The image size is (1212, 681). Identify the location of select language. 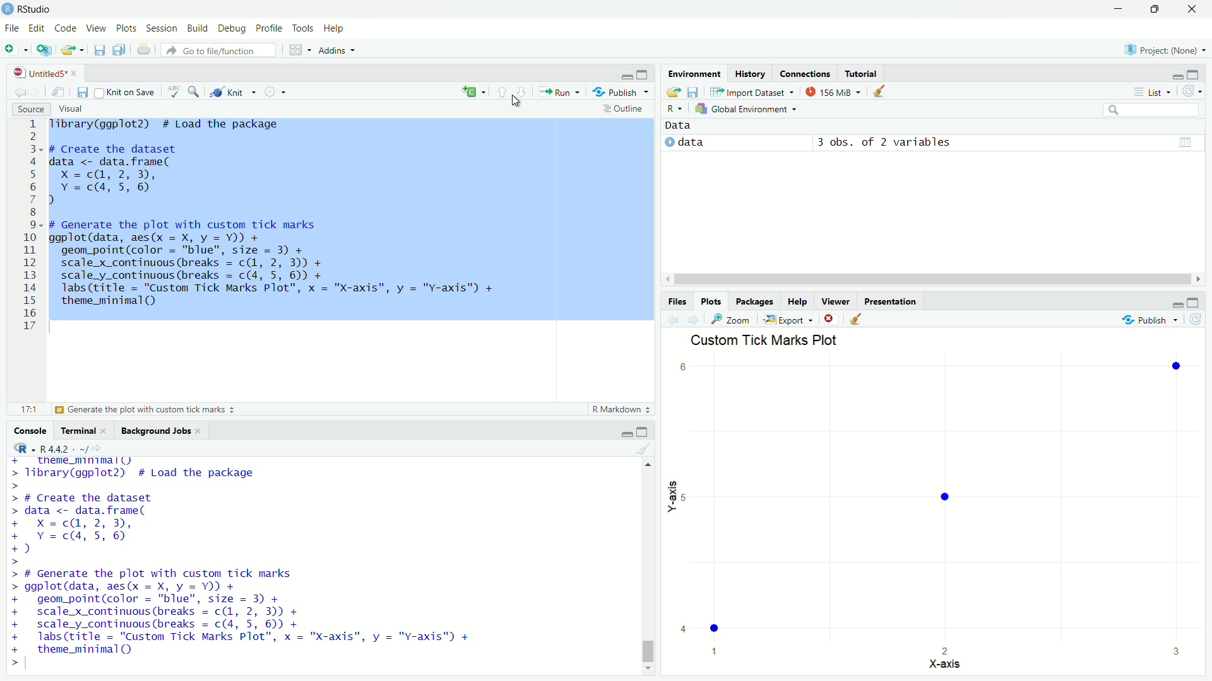
(670, 109).